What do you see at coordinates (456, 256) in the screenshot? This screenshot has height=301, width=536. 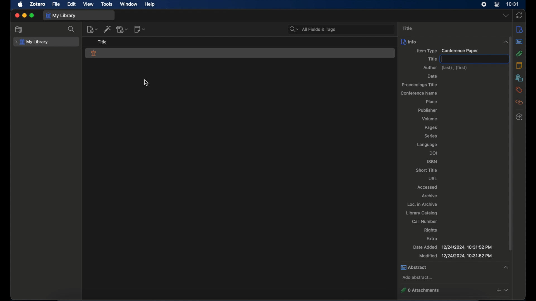 I see `modified` at bounding box center [456, 256].